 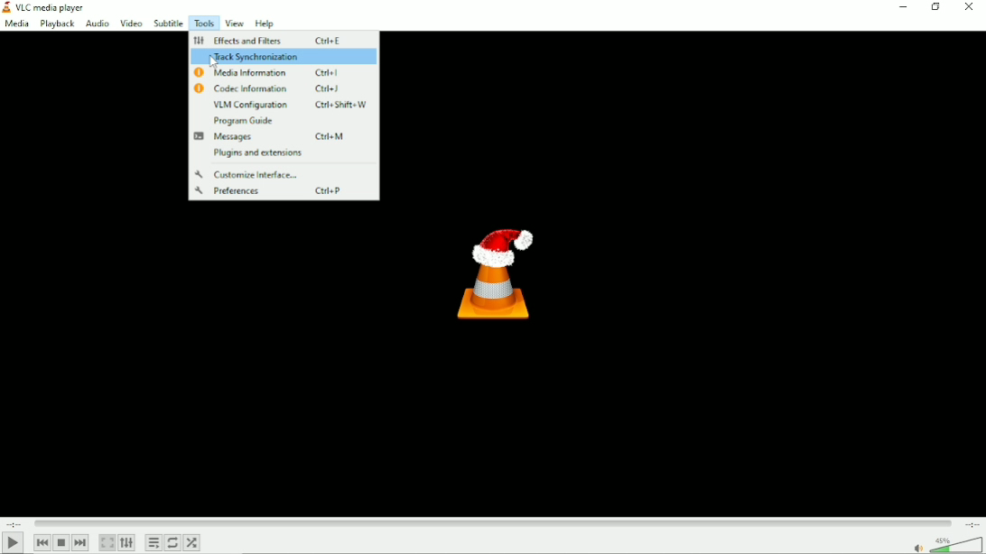 What do you see at coordinates (168, 23) in the screenshot?
I see `Subtitle` at bounding box center [168, 23].